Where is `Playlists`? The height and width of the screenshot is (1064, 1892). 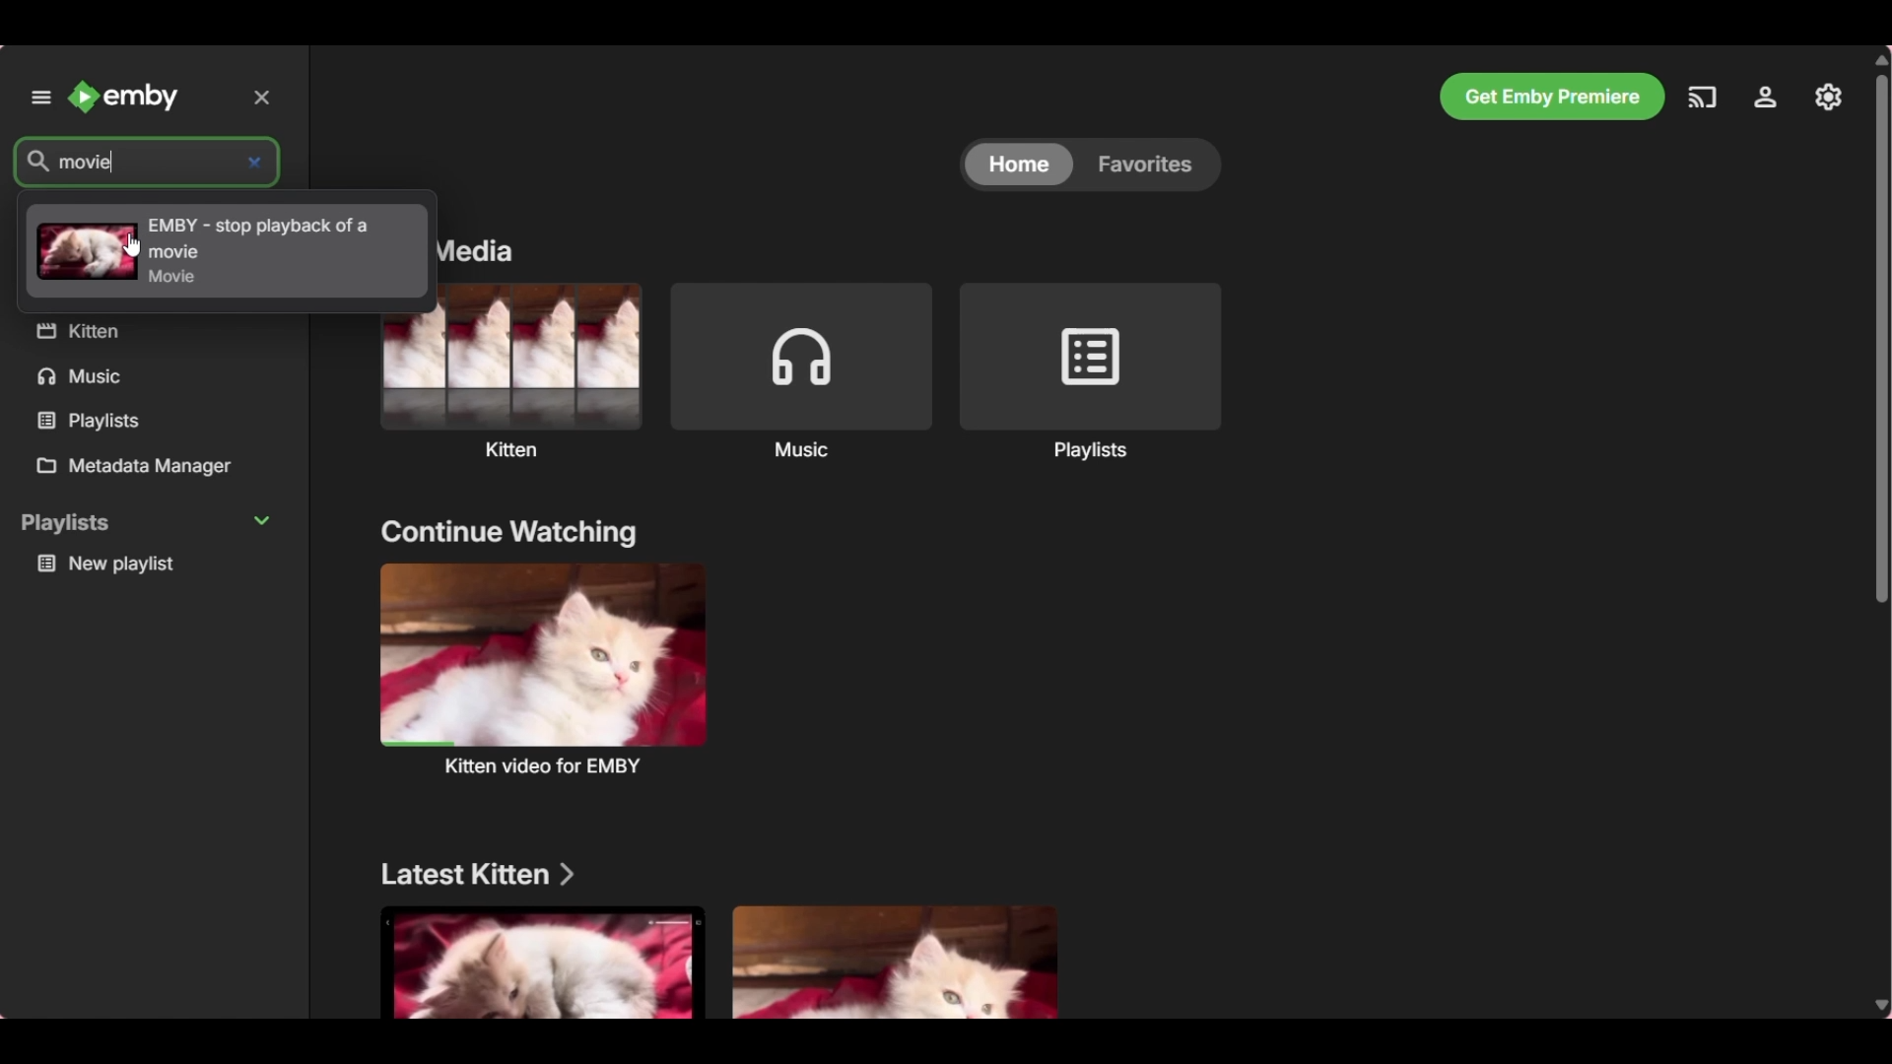 Playlists is located at coordinates (1090, 370).